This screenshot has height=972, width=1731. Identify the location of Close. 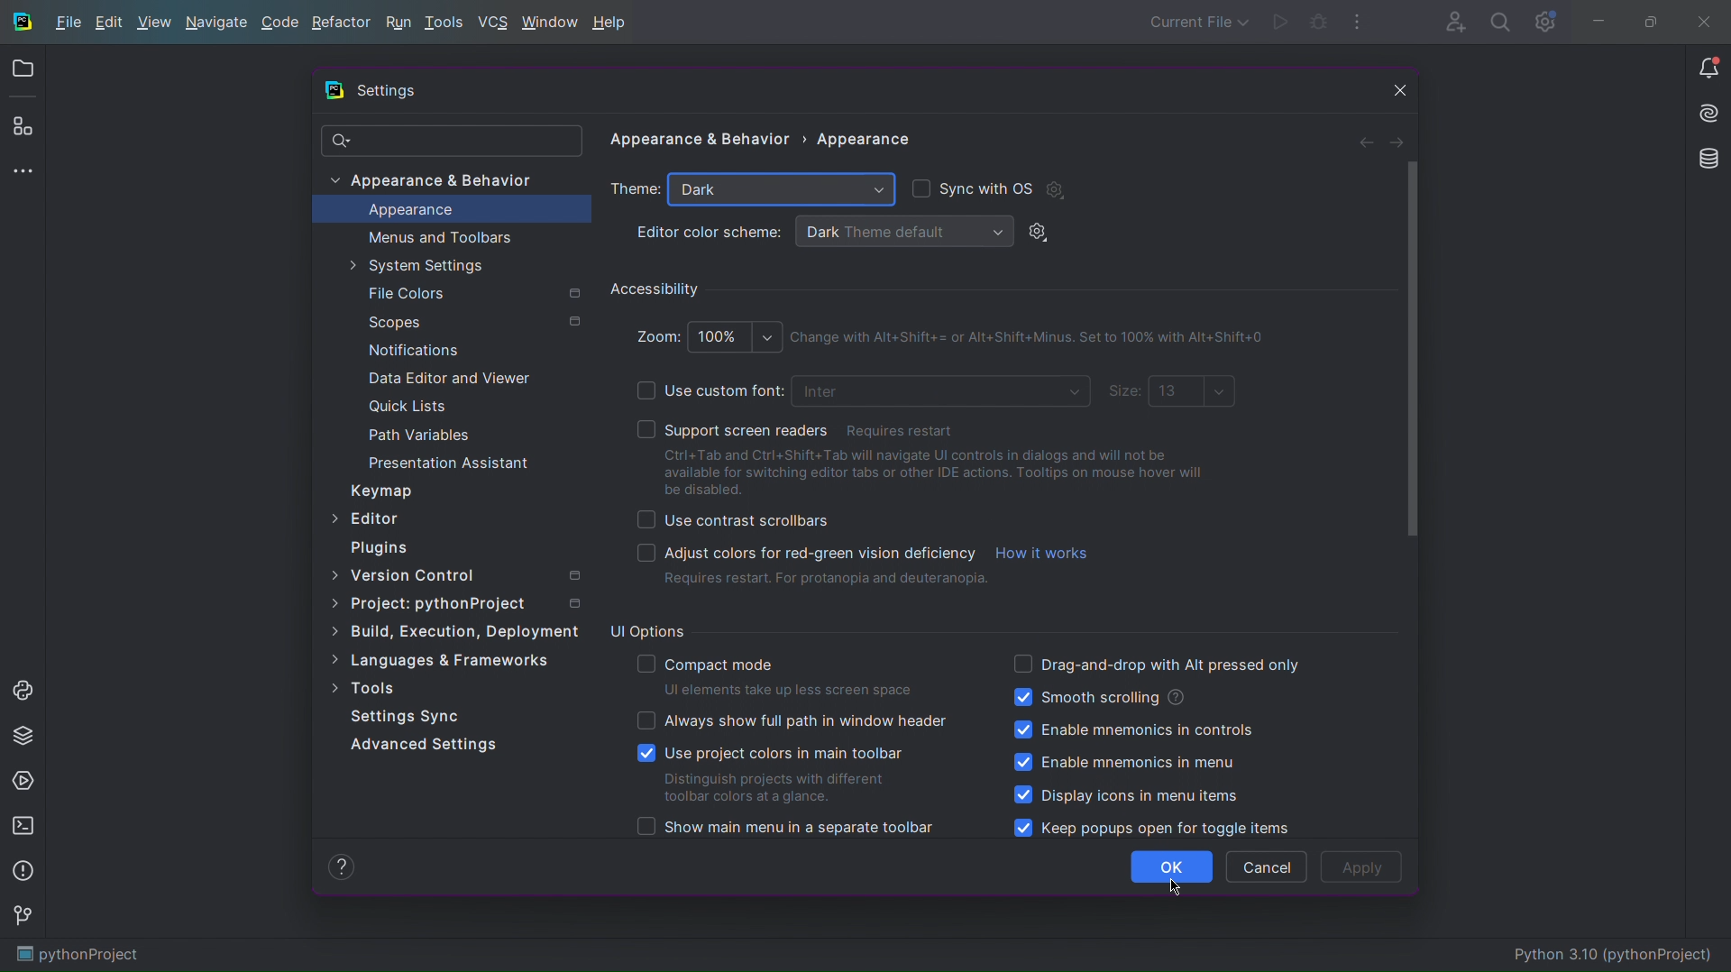
(1708, 20).